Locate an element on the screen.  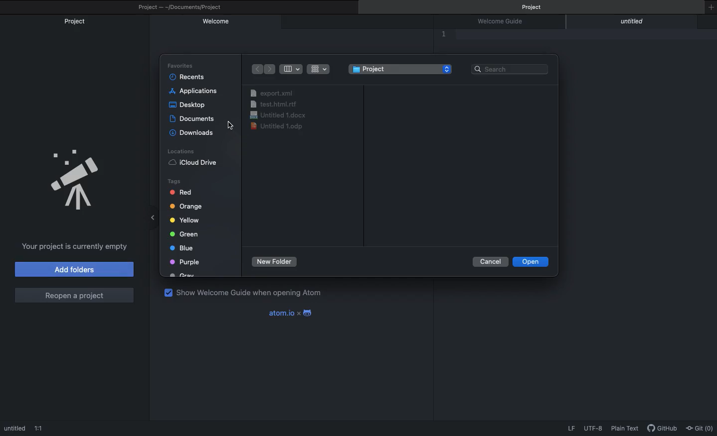
GitHub is located at coordinates (663, 430).